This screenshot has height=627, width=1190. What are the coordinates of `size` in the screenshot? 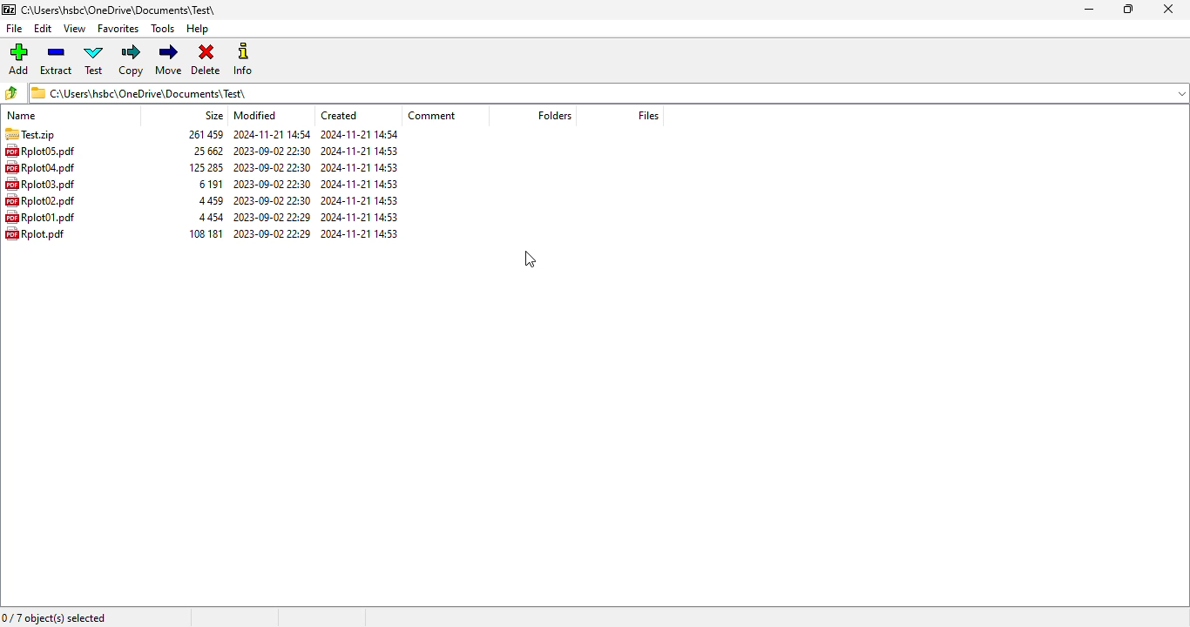 It's located at (207, 166).